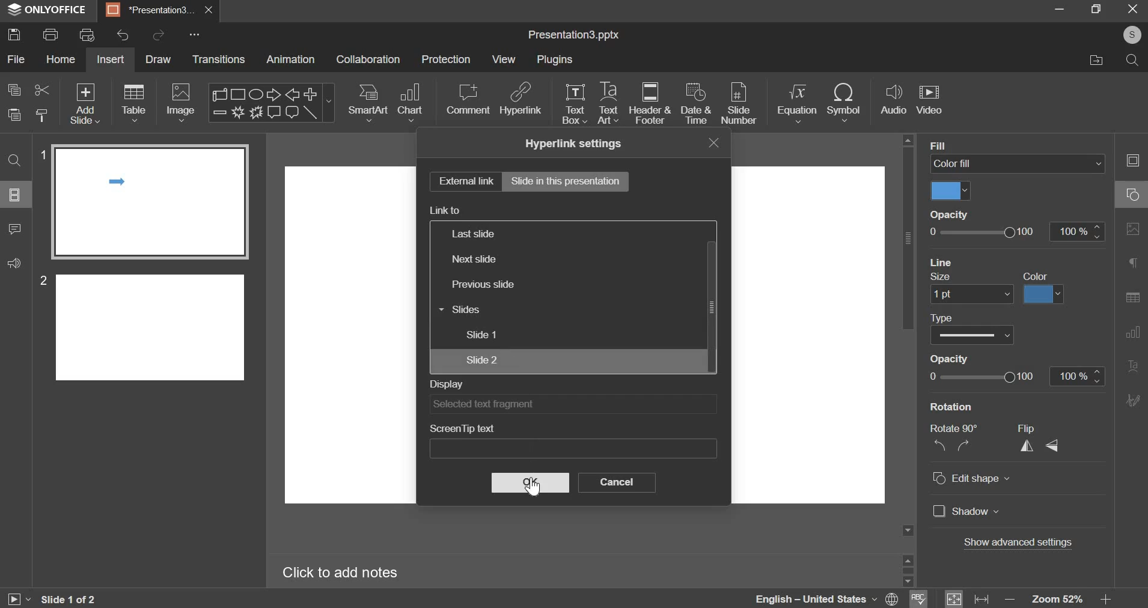  Describe the element at coordinates (1130, 35) in the screenshot. I see `account holder` at that location.